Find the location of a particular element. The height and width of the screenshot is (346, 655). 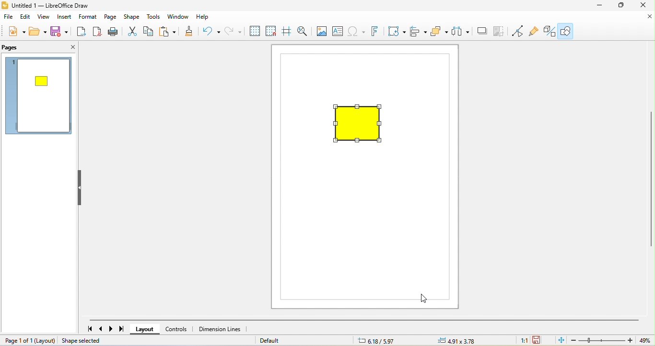

open is located at coordinates (39, 31).